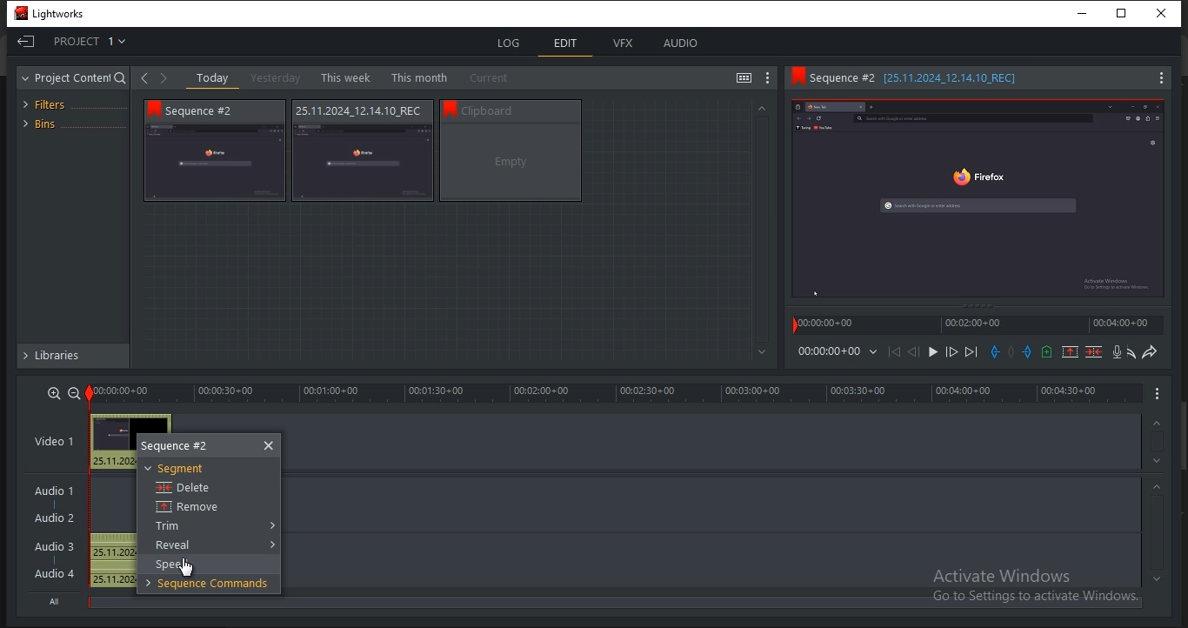 This screenshot has height=628, width=1188. I want to click on filters, so click(52, 103).